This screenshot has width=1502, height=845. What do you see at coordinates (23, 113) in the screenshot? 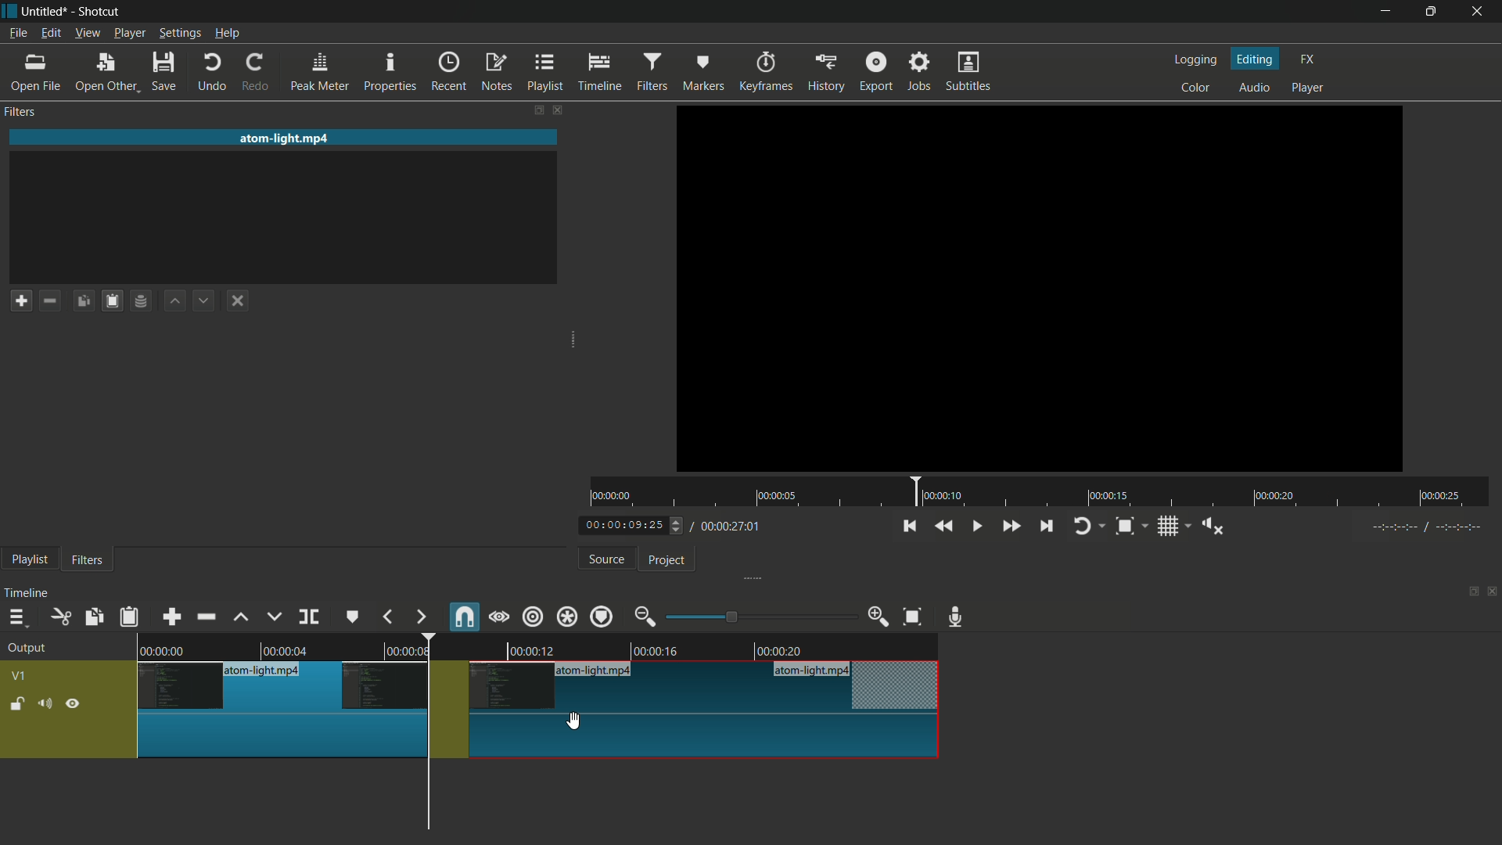
I see `filters` at bounding box center [23, 113].